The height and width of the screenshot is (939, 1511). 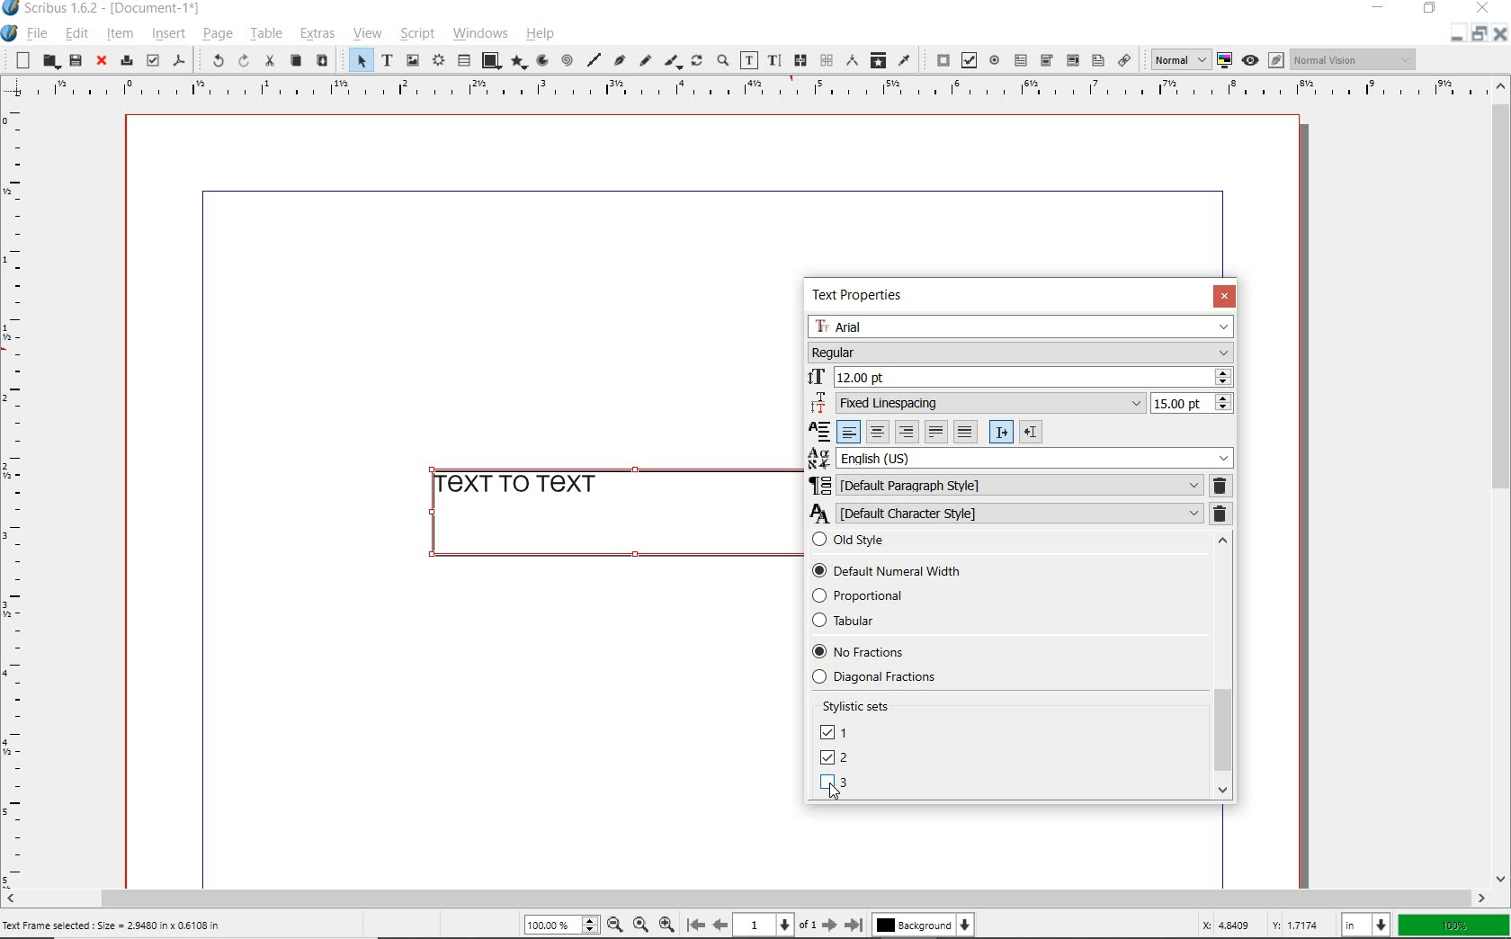 What do you see at coordinates (936, 431) in the screenshot?
I see `Text justified` at bounding box center [936, 431].